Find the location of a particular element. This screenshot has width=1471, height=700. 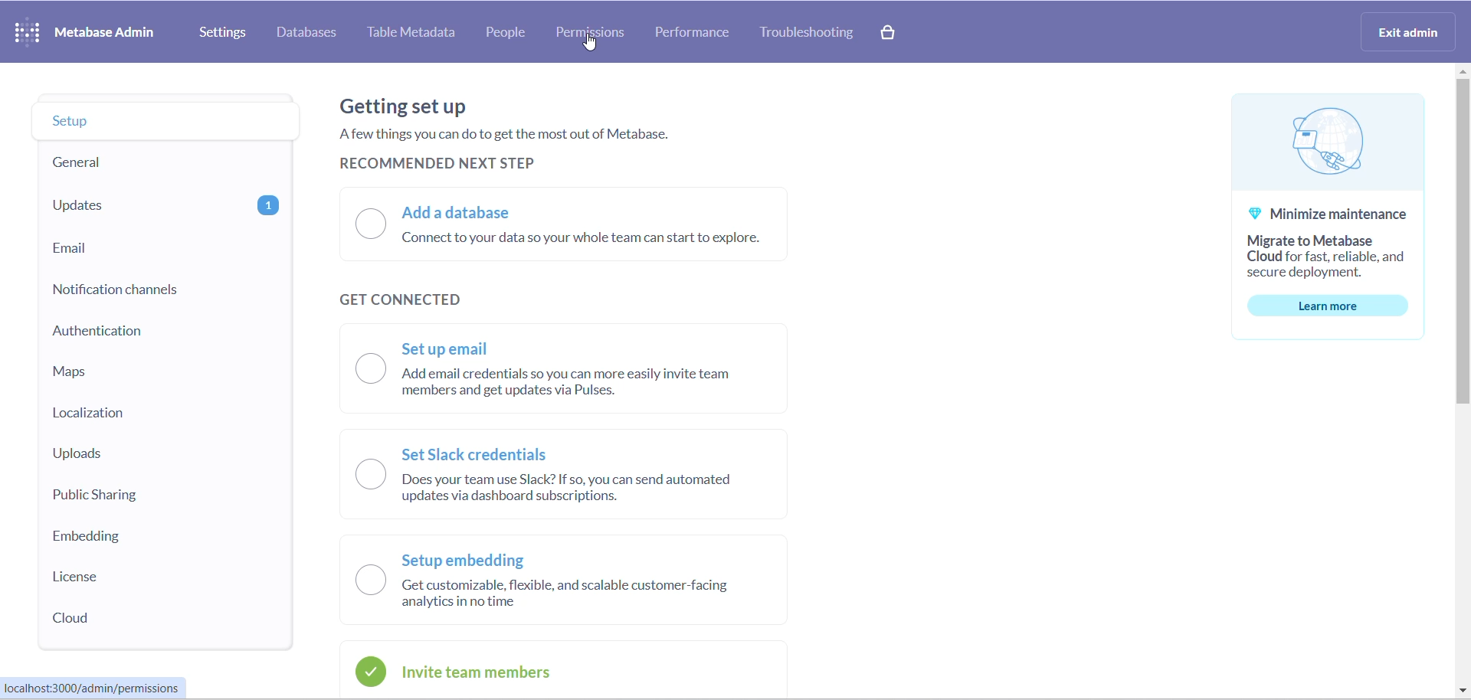

exit admin logo is located at coordinates (1413, 34).